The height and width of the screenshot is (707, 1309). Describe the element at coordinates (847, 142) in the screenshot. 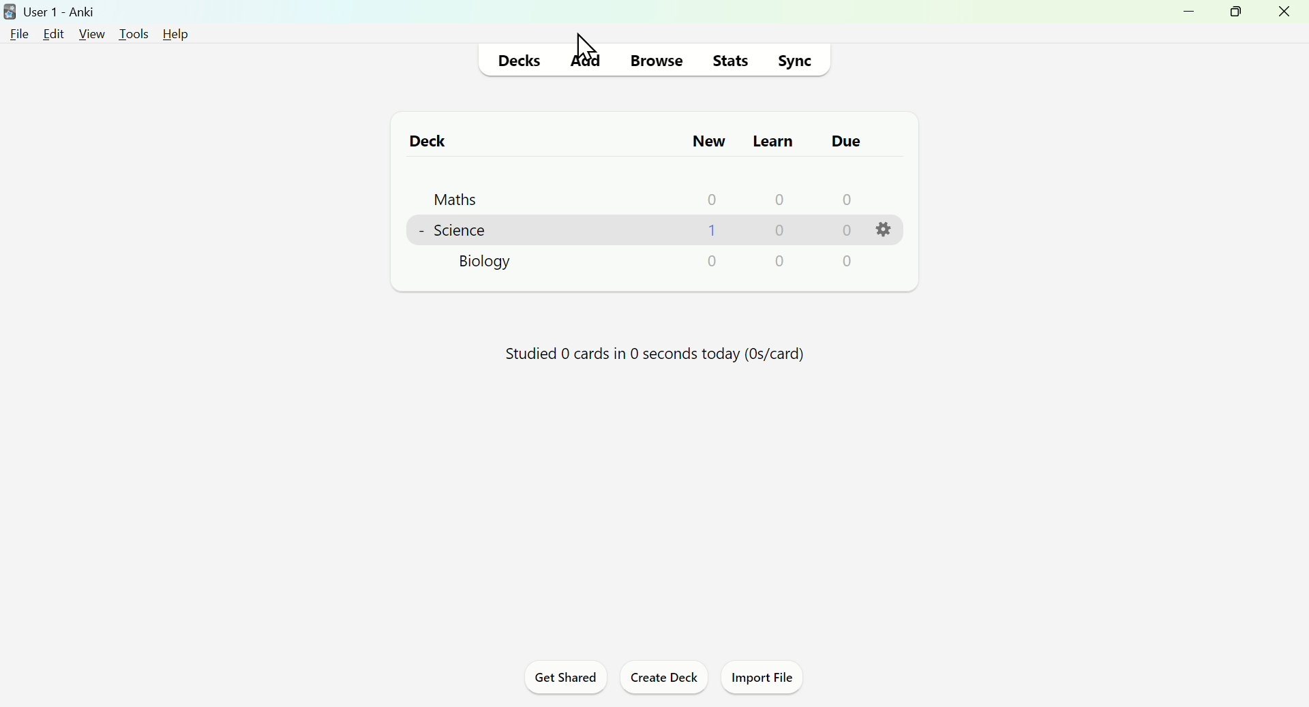

I see `due` at that location.